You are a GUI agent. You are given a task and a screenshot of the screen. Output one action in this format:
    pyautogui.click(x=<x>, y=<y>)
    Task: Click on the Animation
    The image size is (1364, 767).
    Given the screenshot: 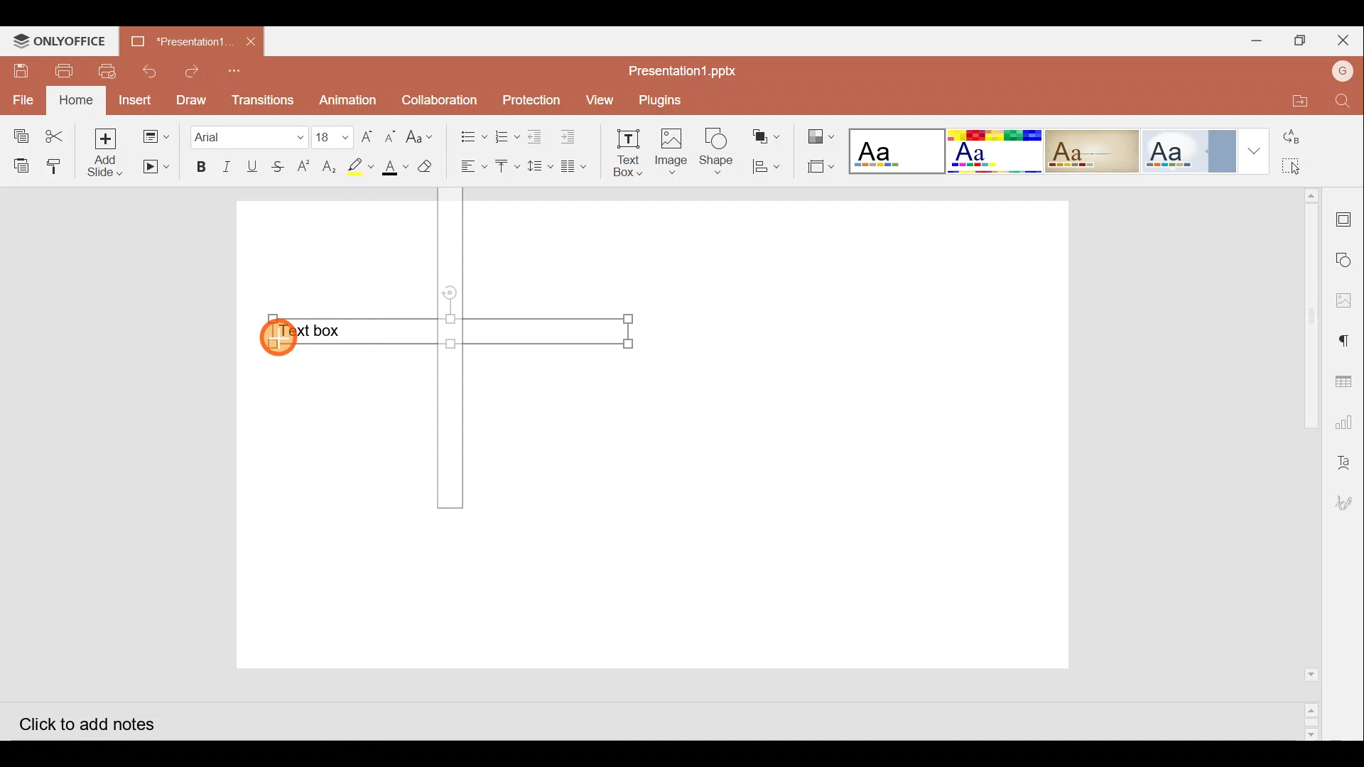 What is the action you would take?
    pyautogui.click(x=349, y=100)
    